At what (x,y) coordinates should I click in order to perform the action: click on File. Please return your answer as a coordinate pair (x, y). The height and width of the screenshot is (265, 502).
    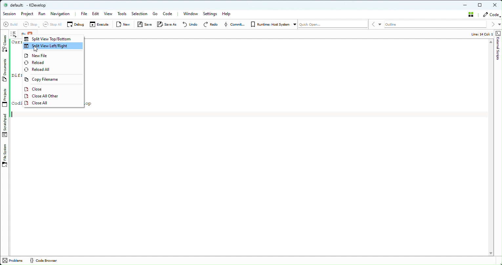
    Looking at the image, I should click on (28, 33).